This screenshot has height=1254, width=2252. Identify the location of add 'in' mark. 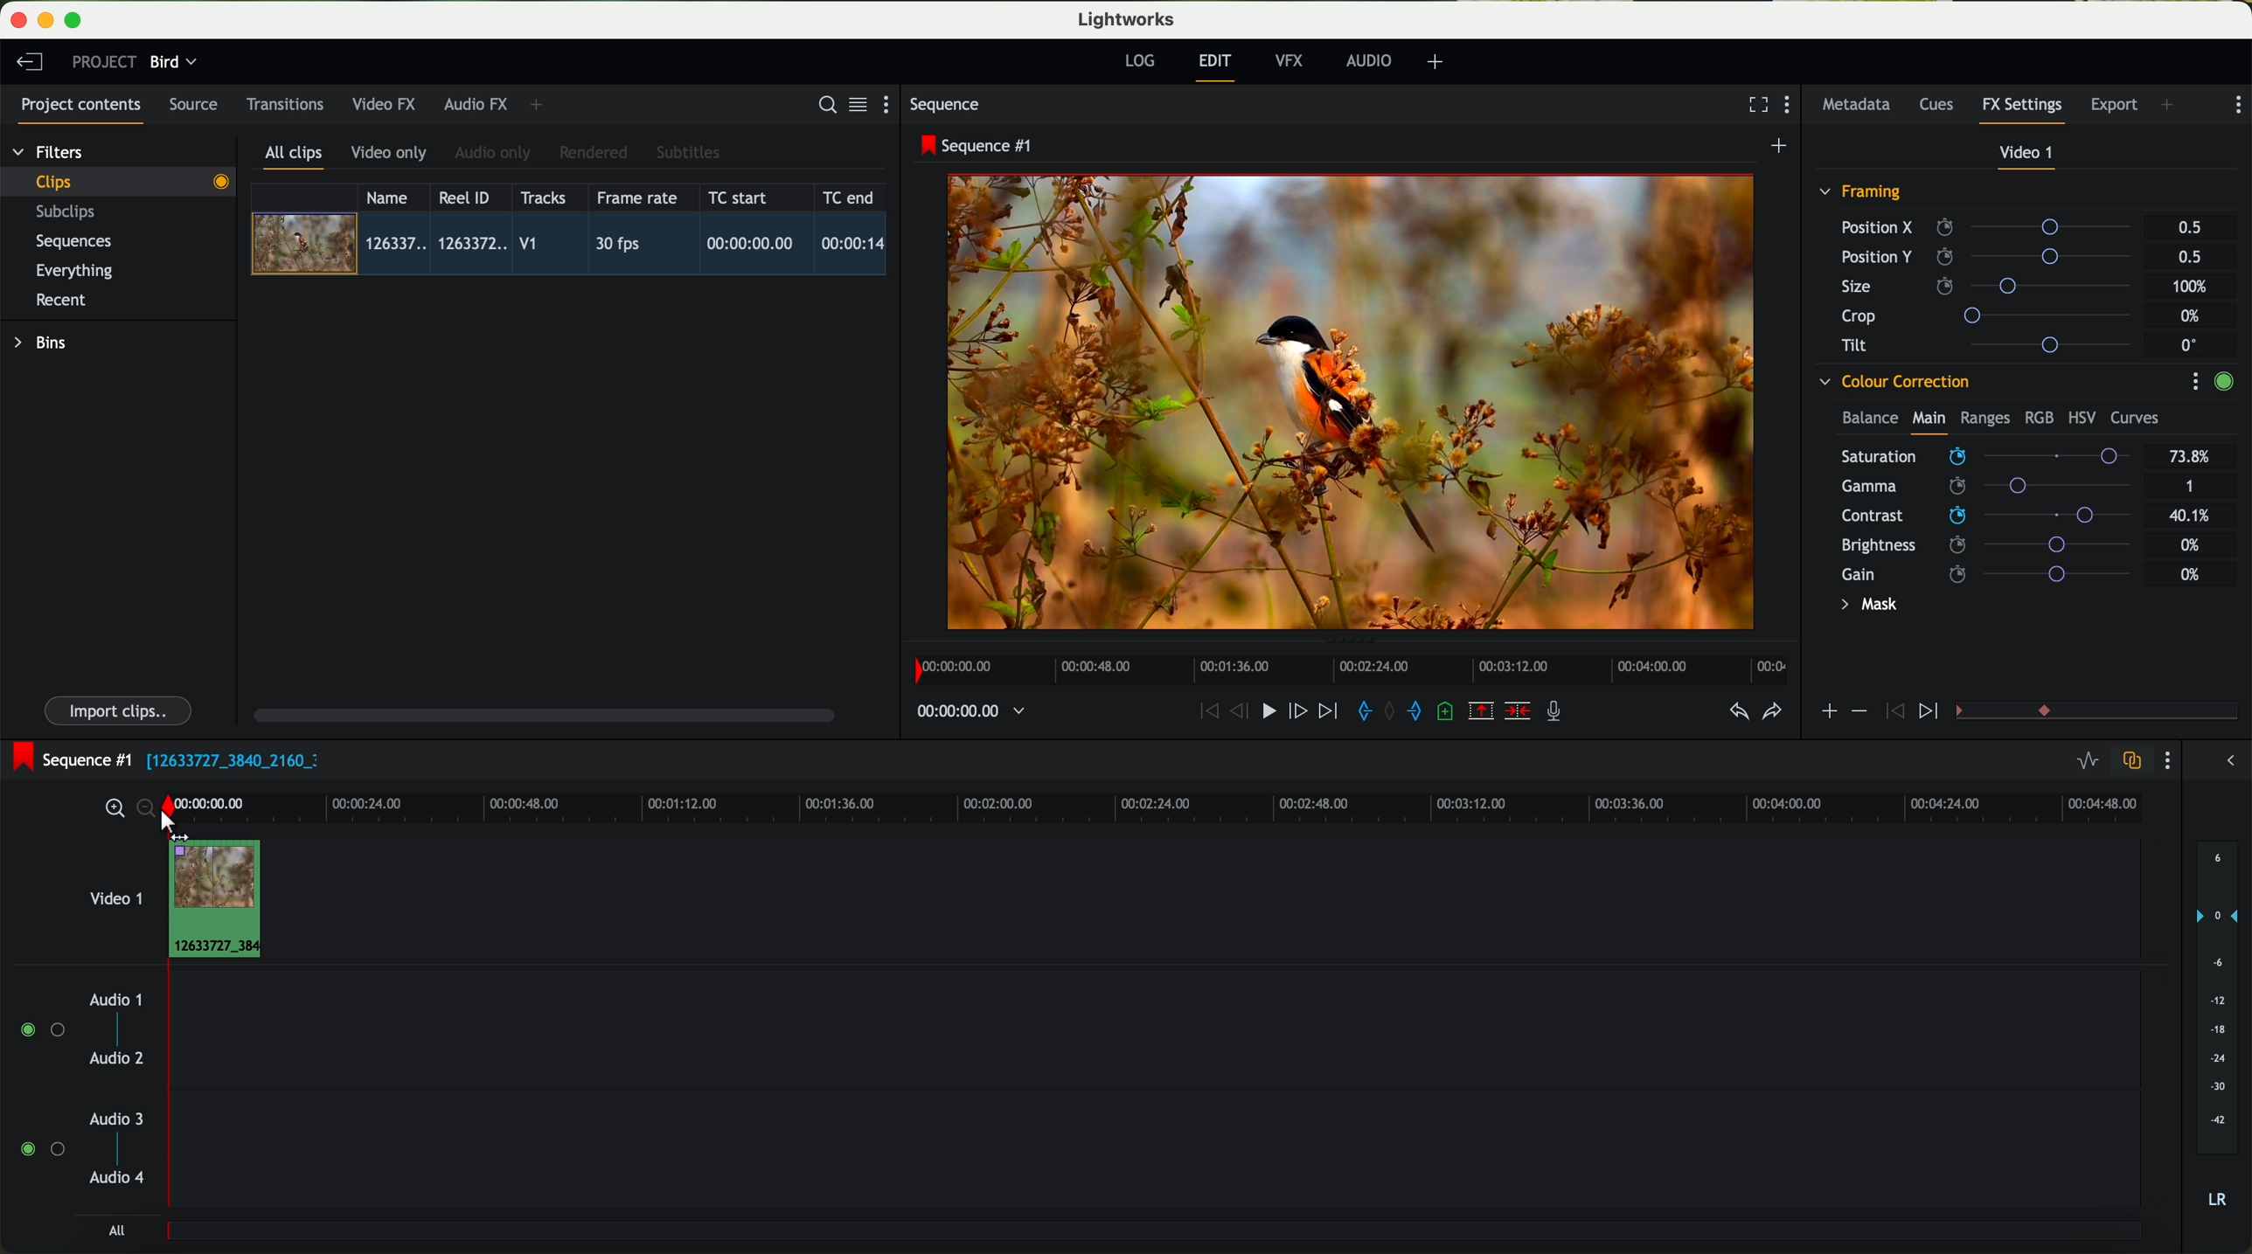
(1359, 714).